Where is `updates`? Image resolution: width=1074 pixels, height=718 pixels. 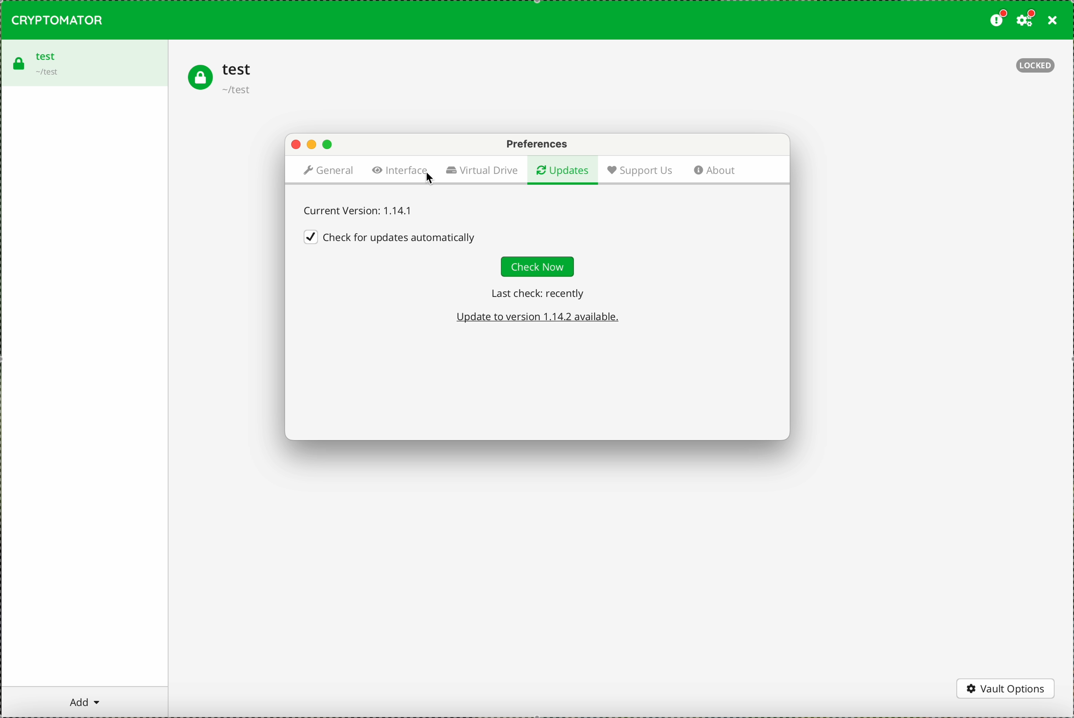
updates is located at coordinates (562, 169).